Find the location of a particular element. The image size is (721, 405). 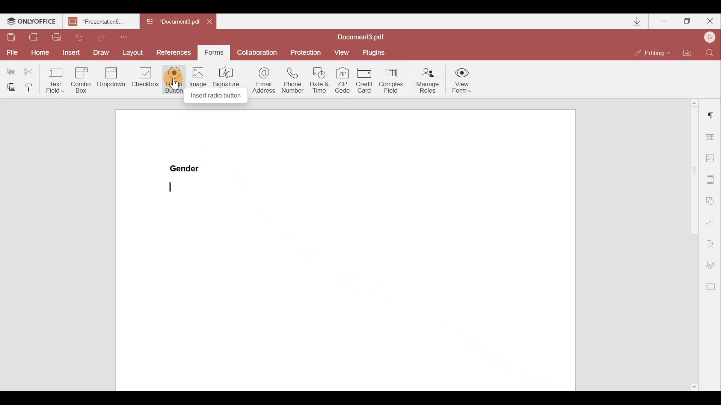

ONLYOFFICE is located at coordinates (31, 22).